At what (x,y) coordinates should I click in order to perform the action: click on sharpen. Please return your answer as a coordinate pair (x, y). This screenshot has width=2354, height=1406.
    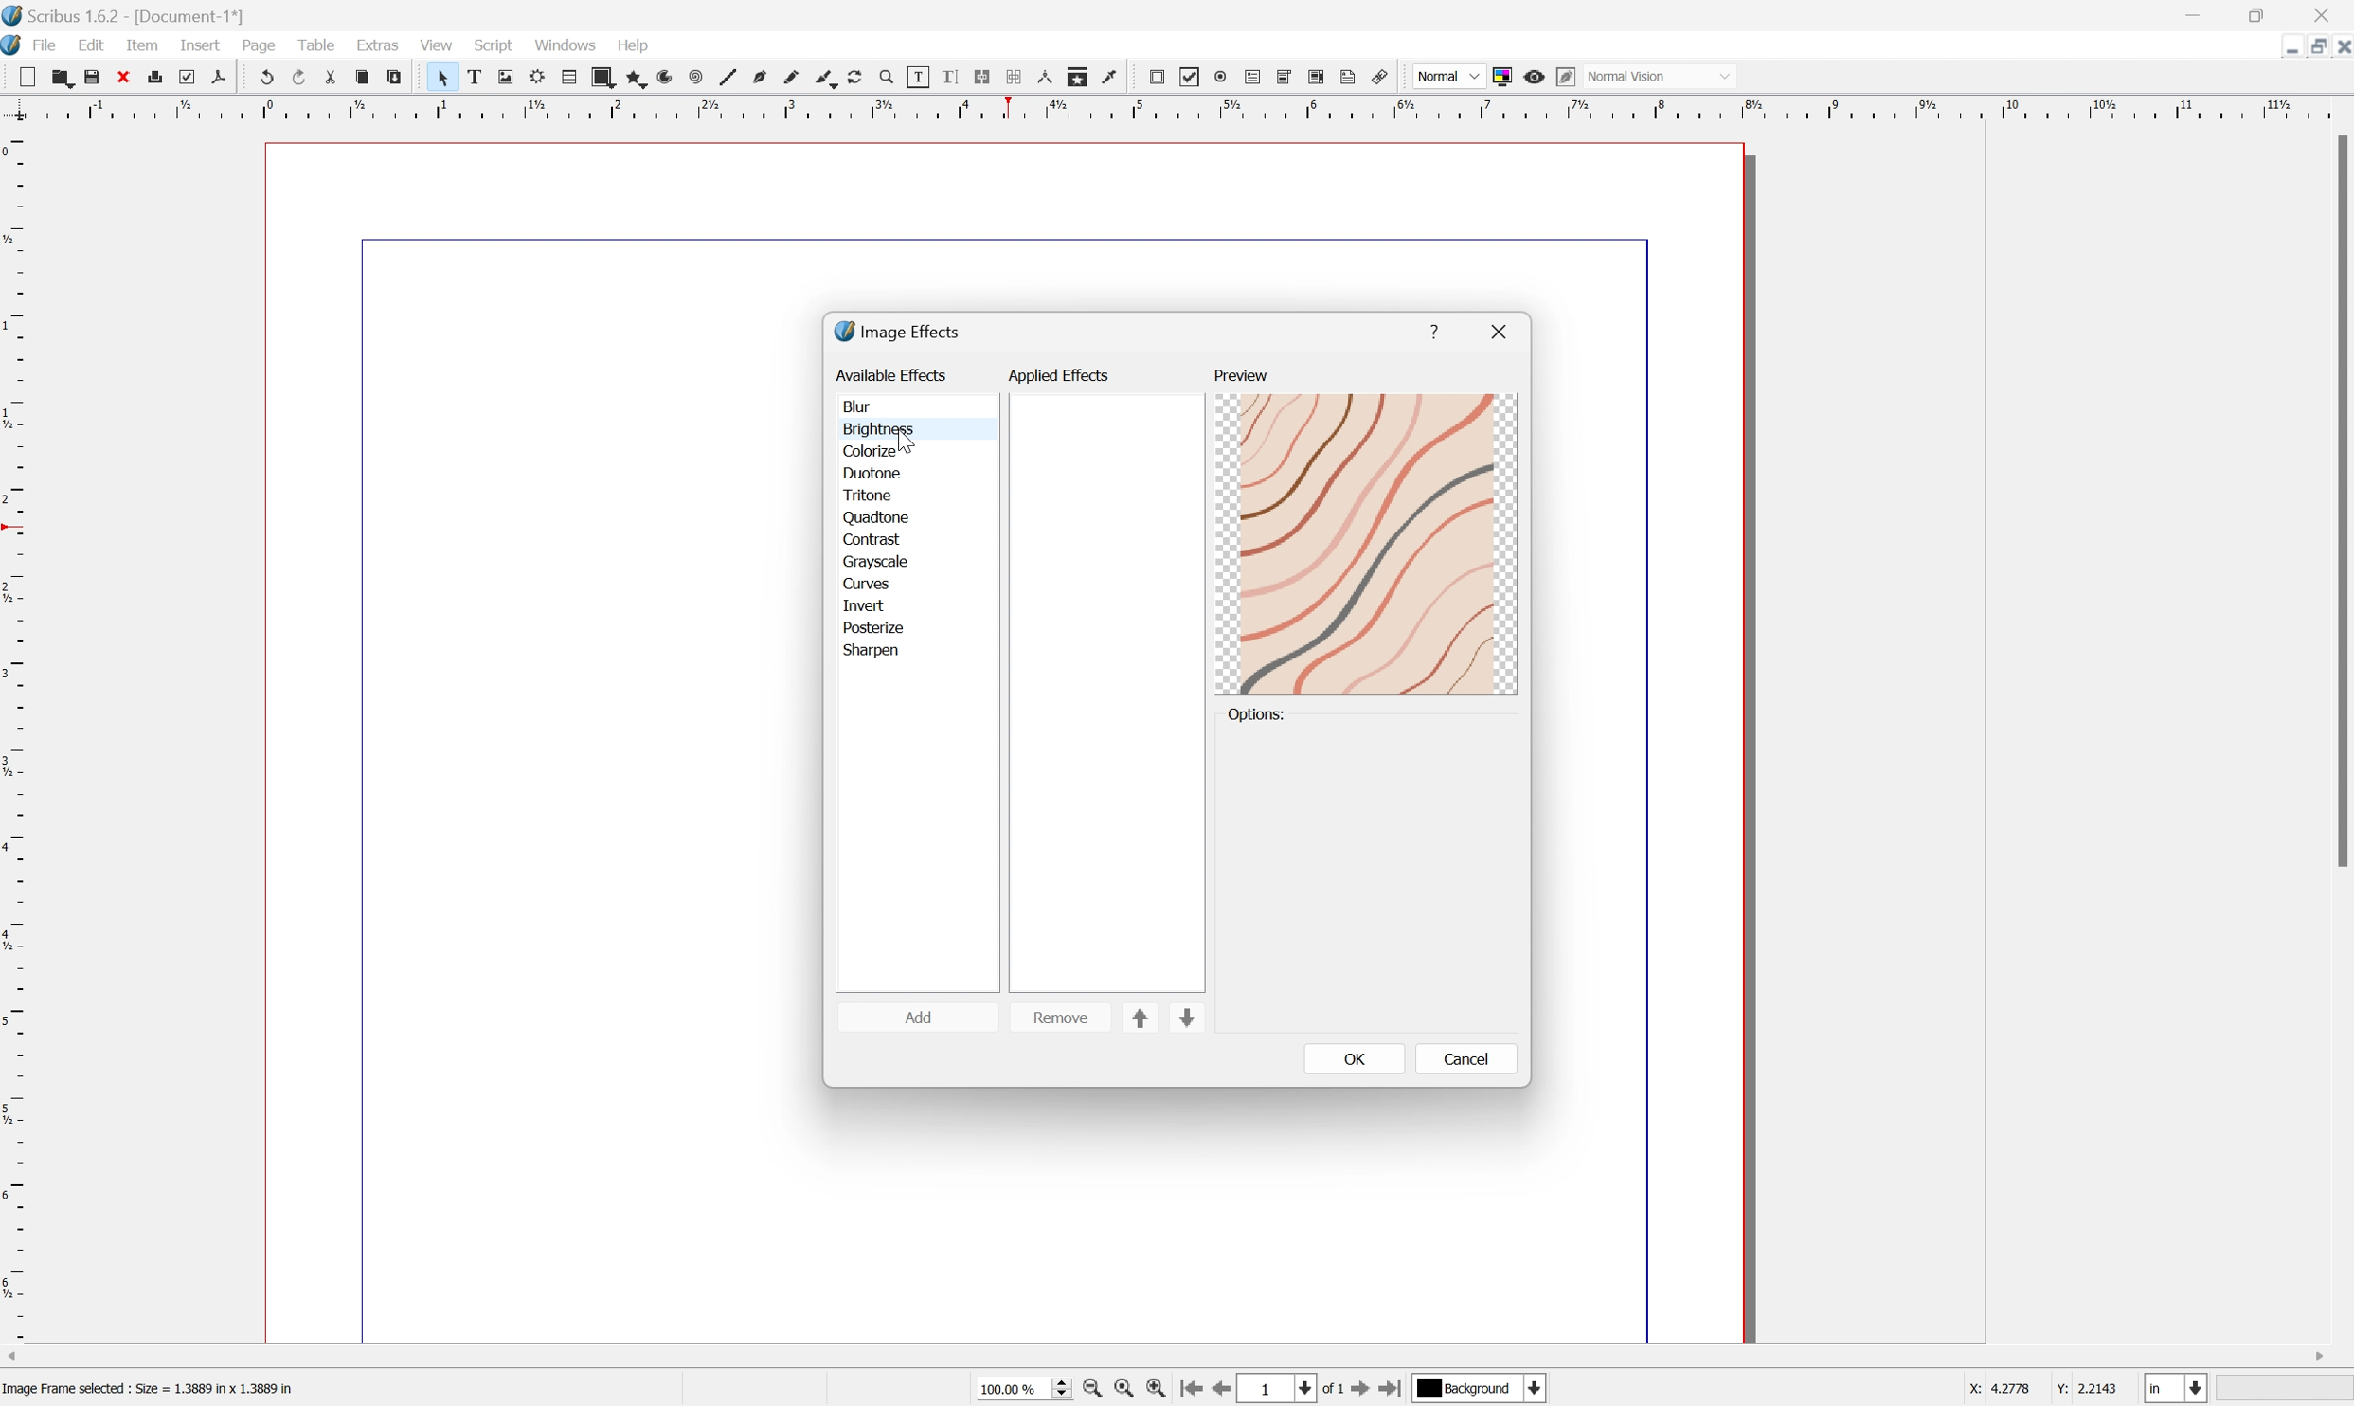
    Looking at the image, I should click on (877, 654).